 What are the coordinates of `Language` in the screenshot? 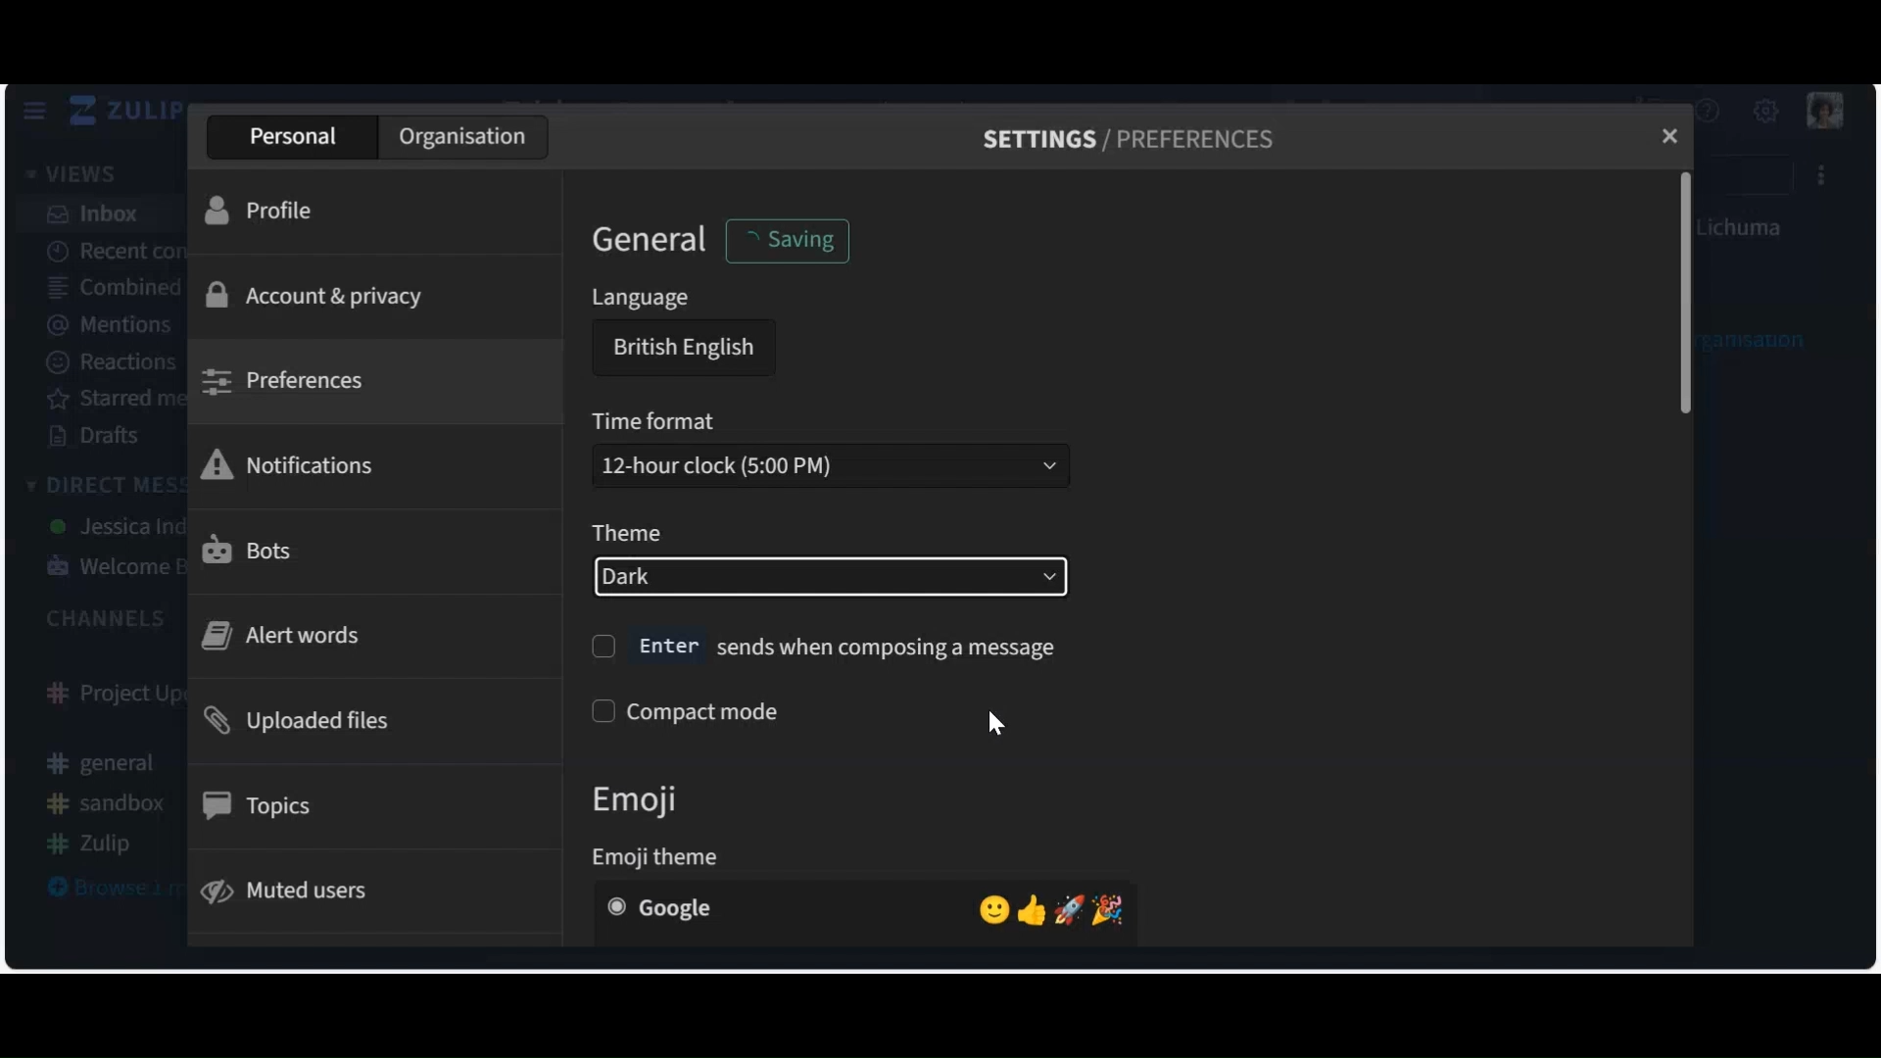 It's located at (639, 299).